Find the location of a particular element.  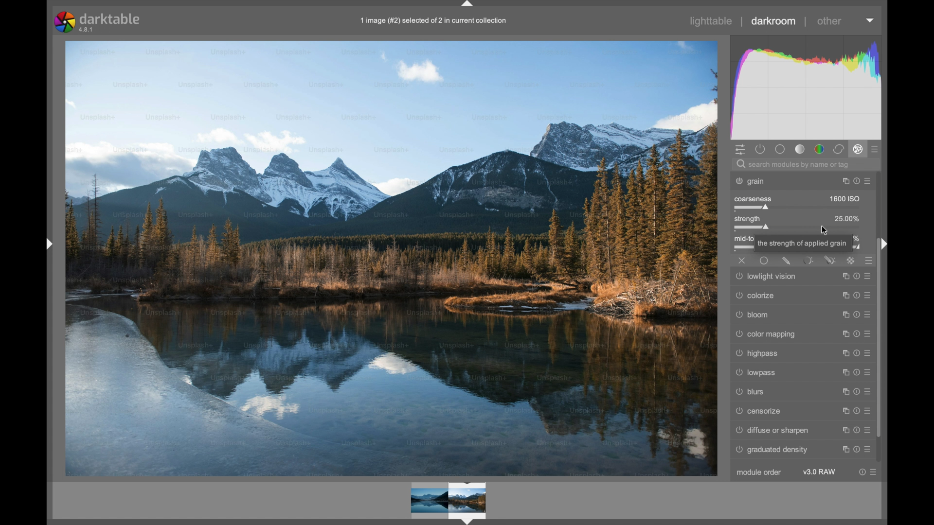

bloom is located at coordinates (757, 315).